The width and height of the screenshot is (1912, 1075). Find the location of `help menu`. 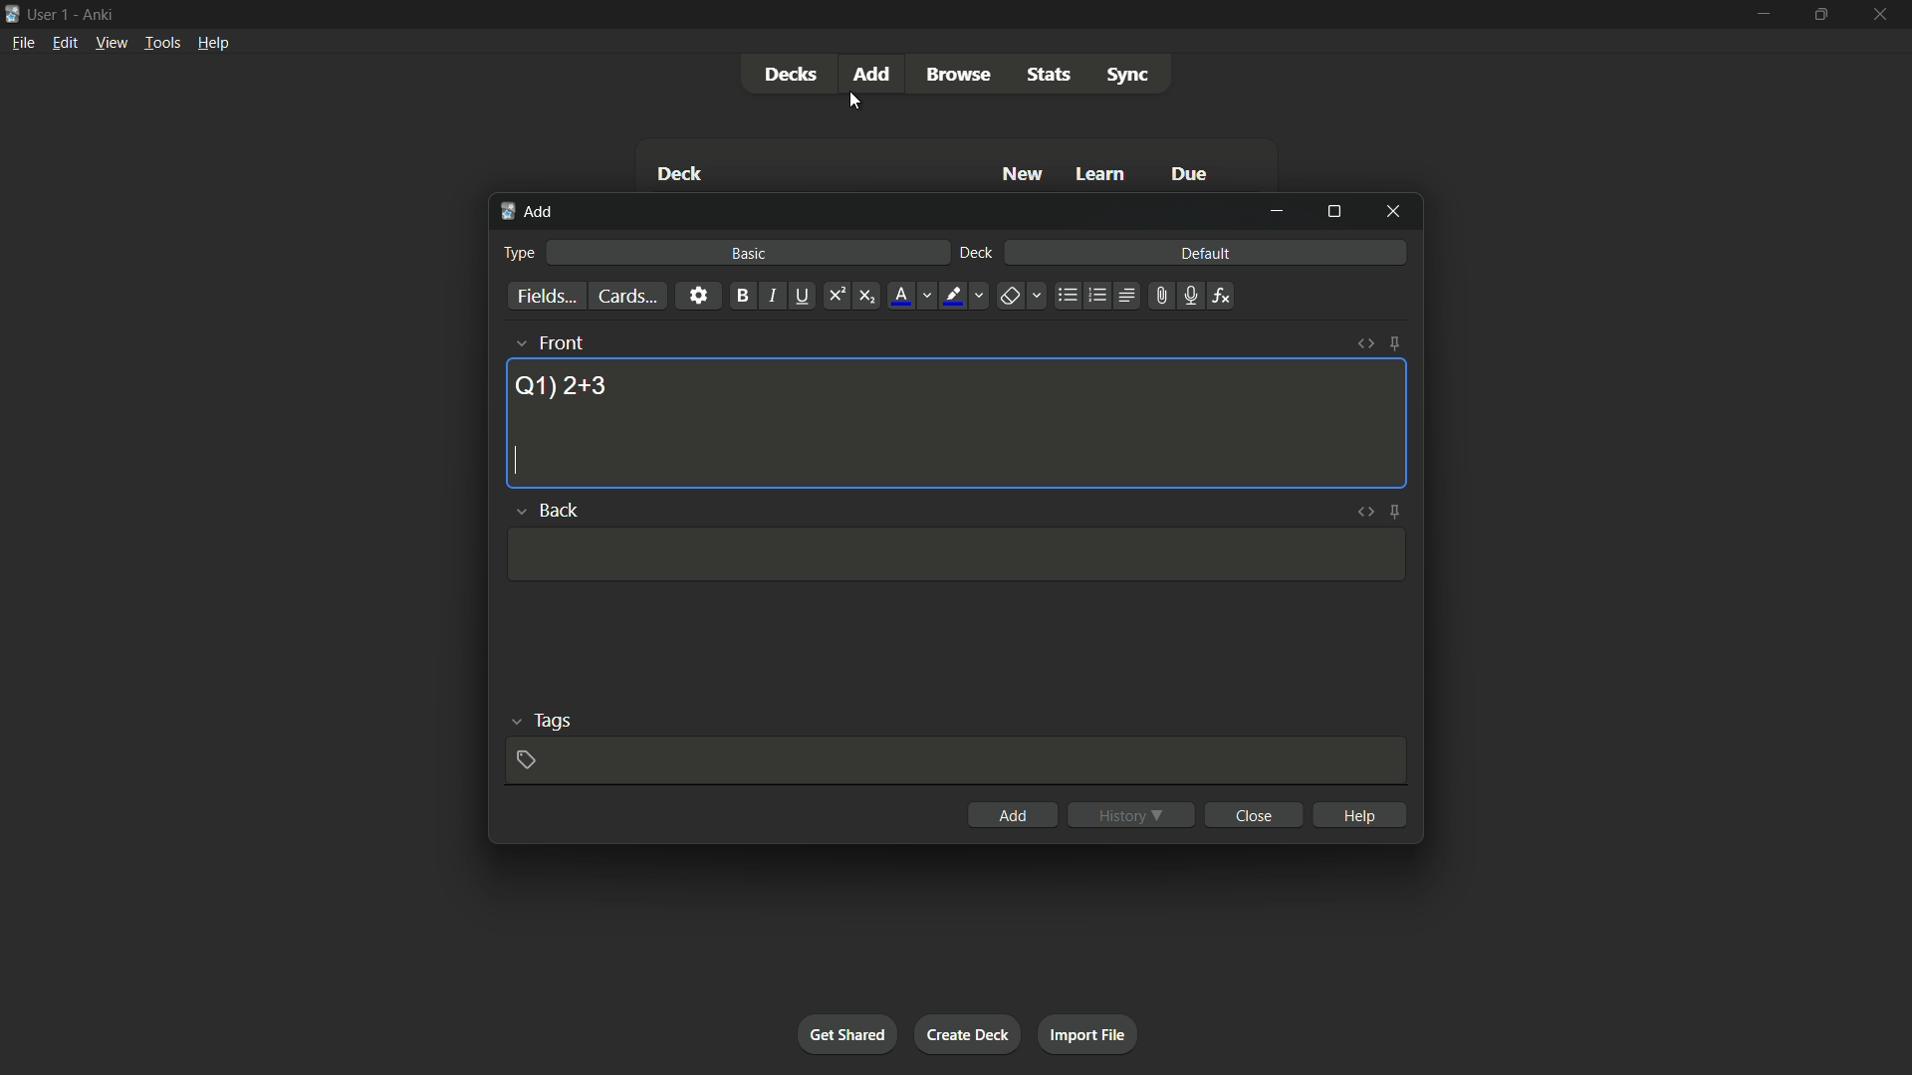

help menu is located at coordinates (212, 43).